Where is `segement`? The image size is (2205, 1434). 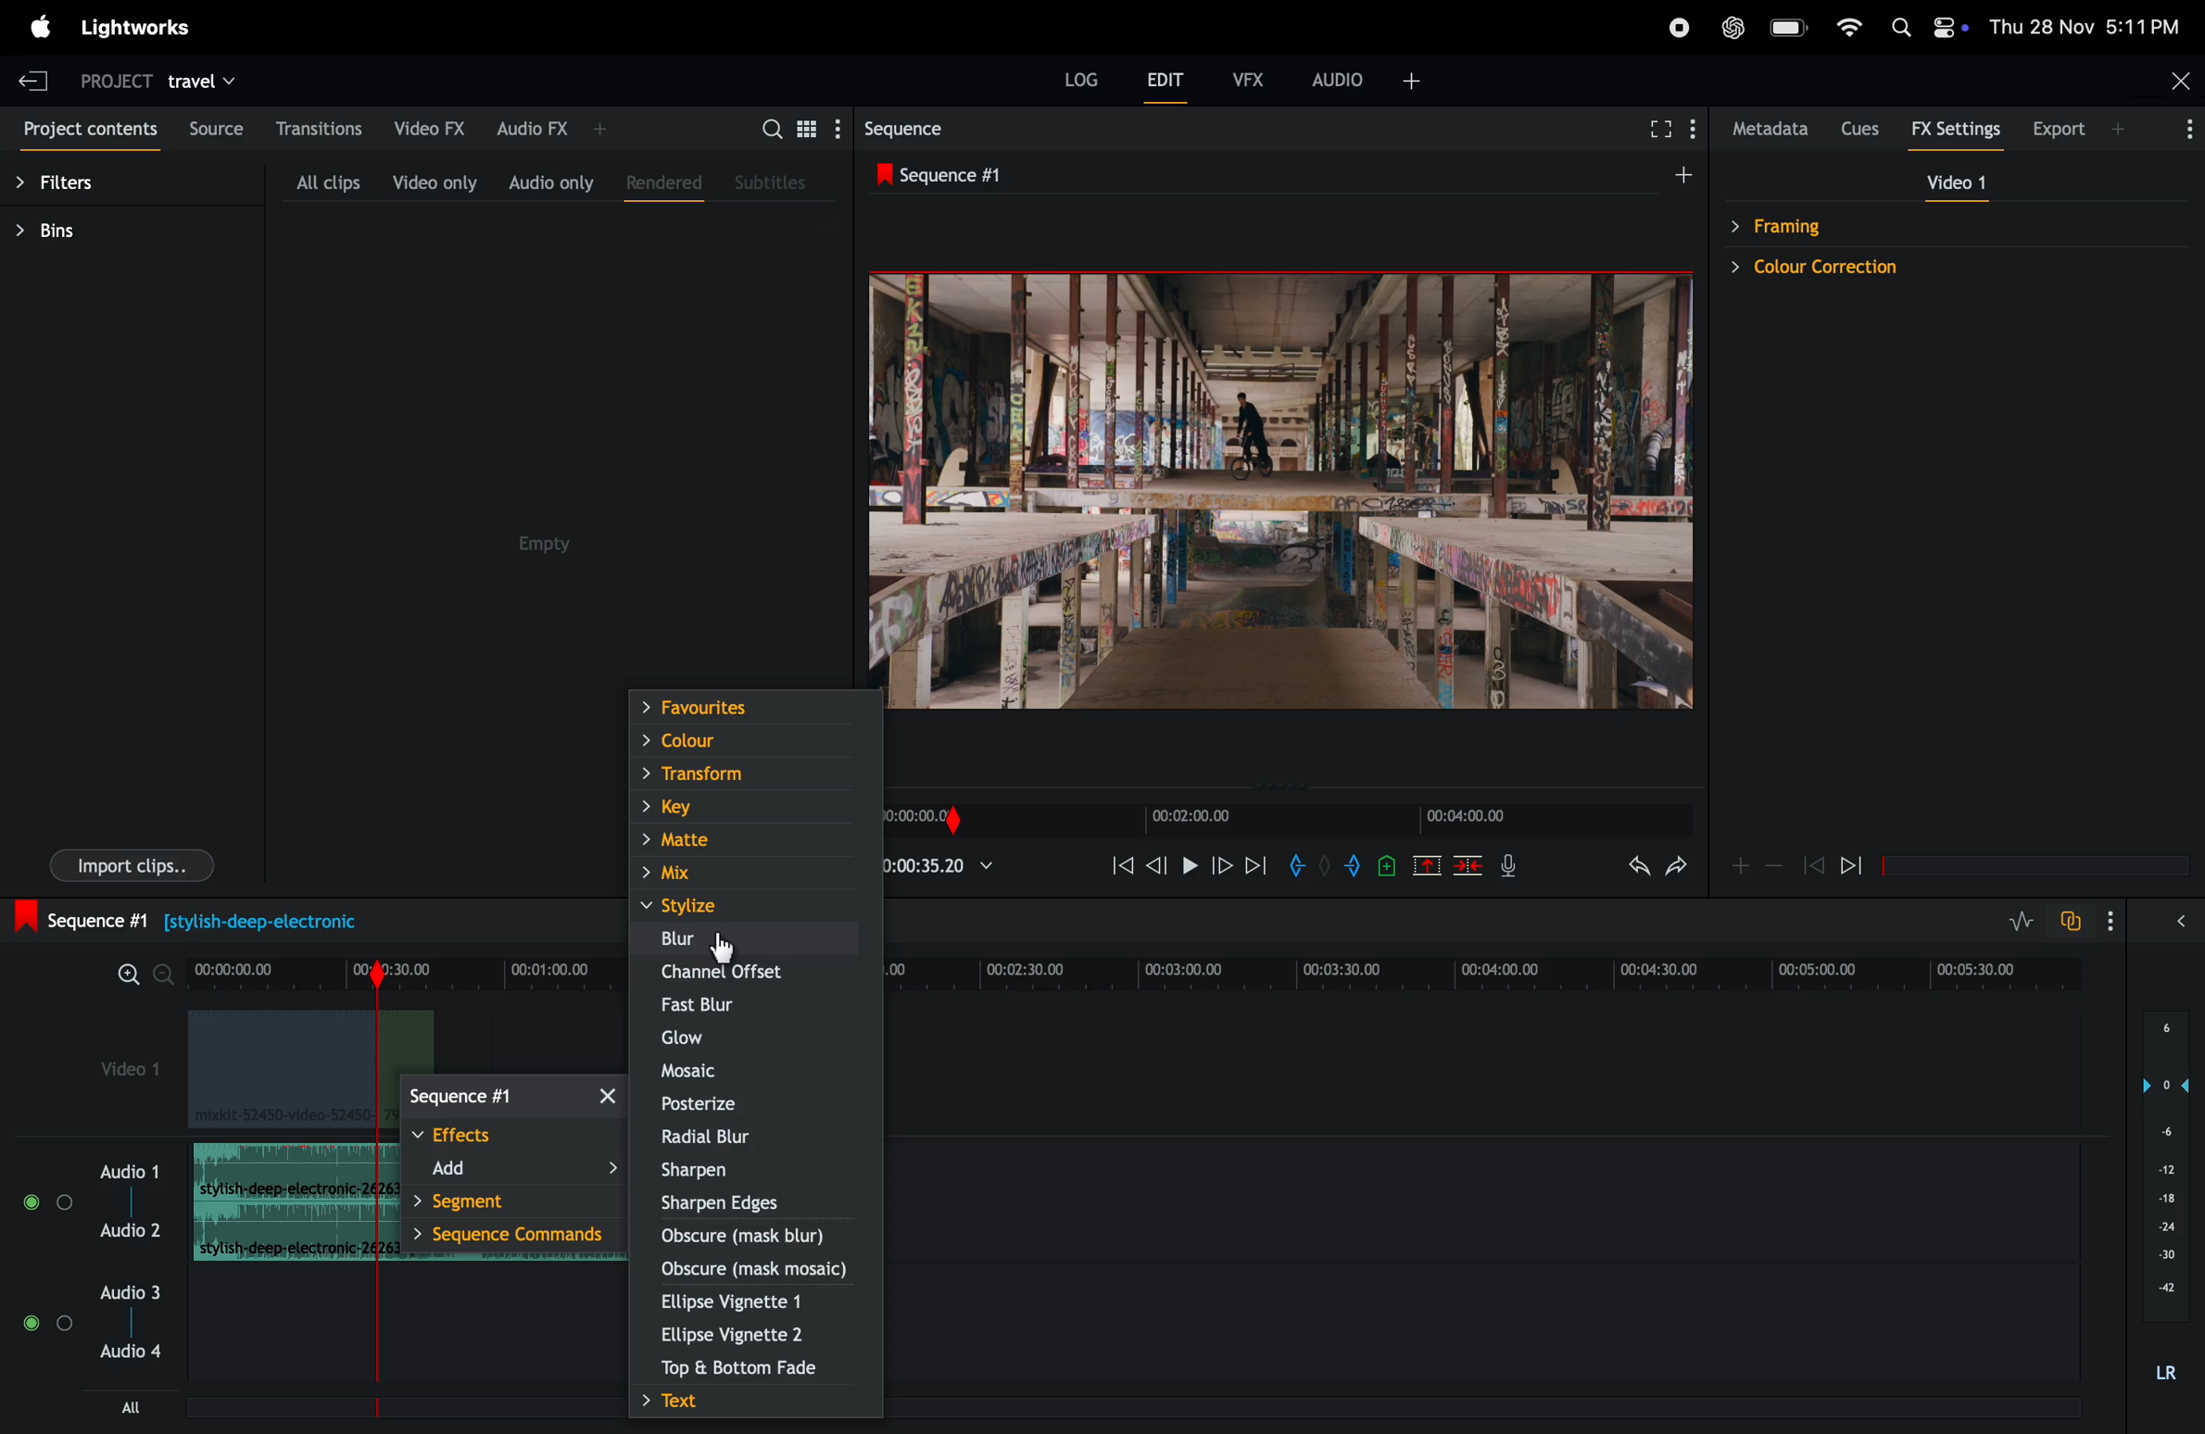 segement is located at coordinates (522, 1203).